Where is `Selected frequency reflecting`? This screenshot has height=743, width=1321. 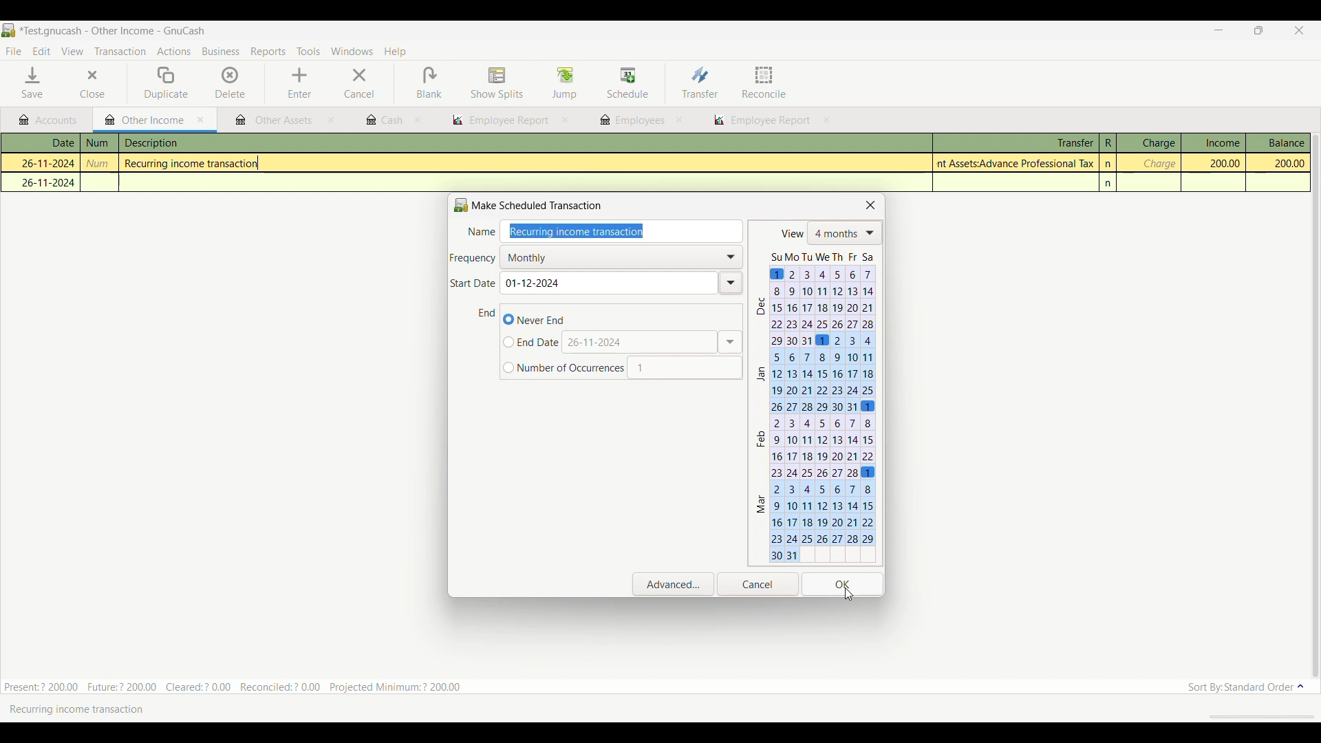
Selected frequency reflecting is located at coordinates (625, 257).